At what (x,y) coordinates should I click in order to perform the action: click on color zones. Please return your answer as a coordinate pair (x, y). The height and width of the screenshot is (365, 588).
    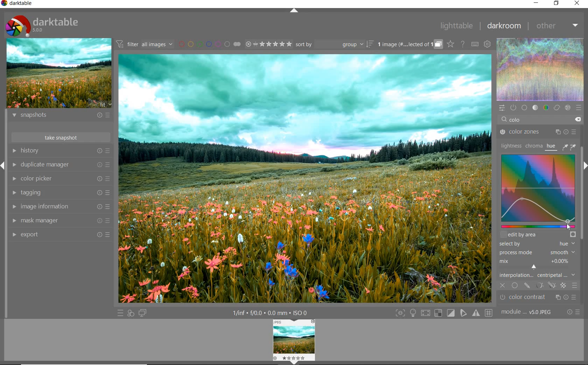
    Looking at the image, I should click on (538, 133).